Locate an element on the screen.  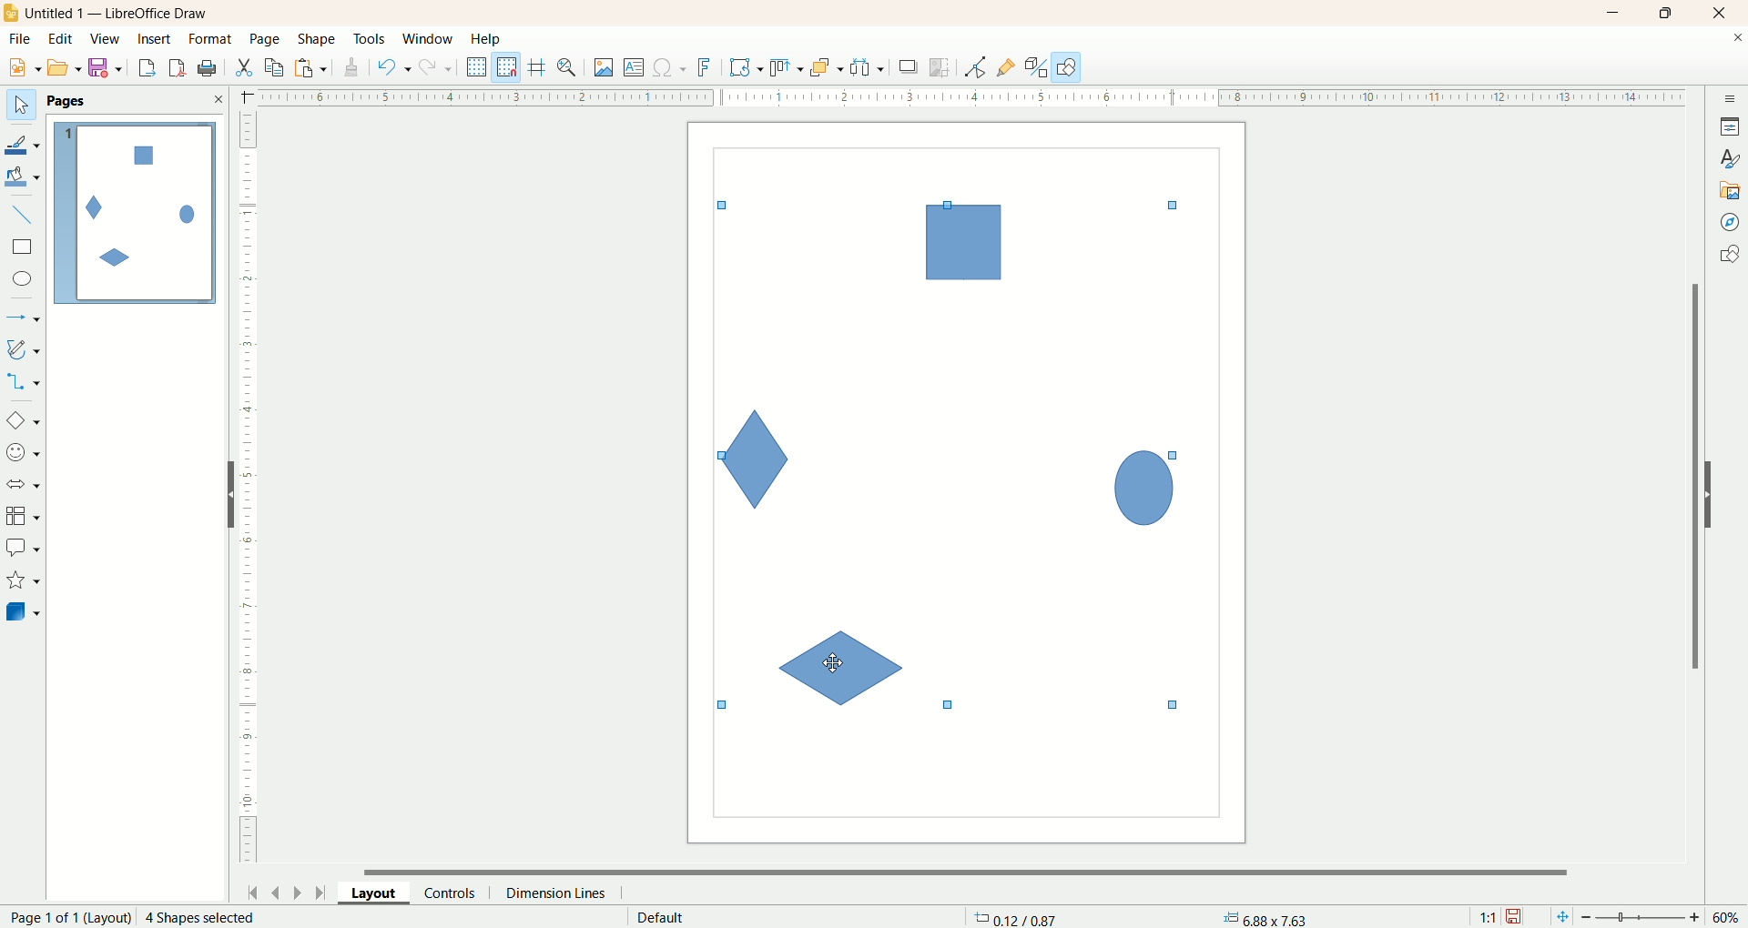
block arrow is located at coordinates (26, 485).